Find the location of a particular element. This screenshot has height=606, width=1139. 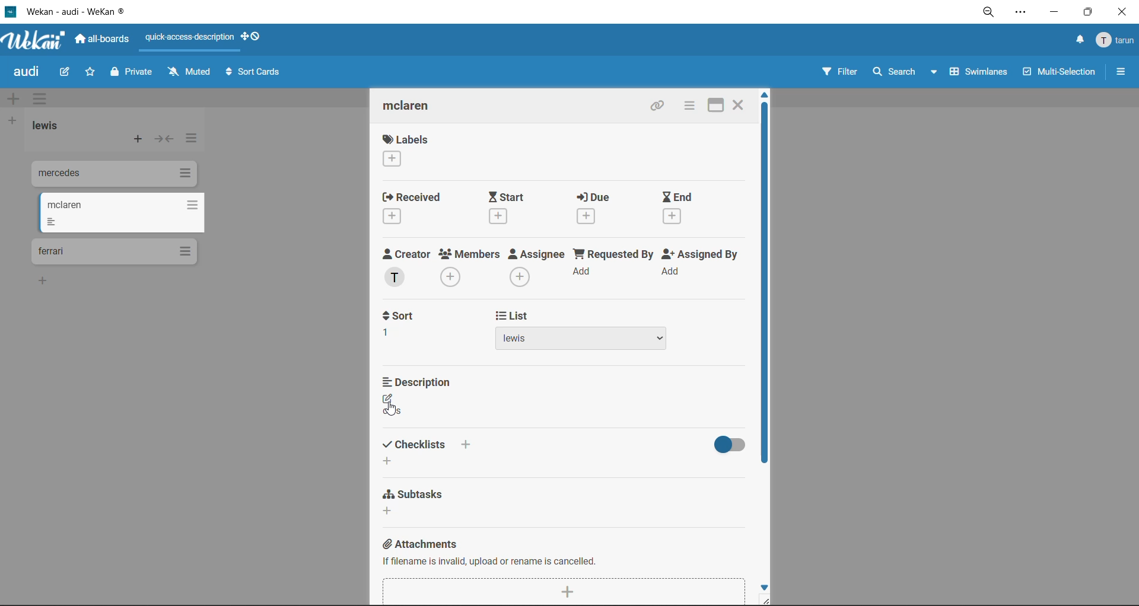

vertical scroll bar is located at coordinates (765, 285).